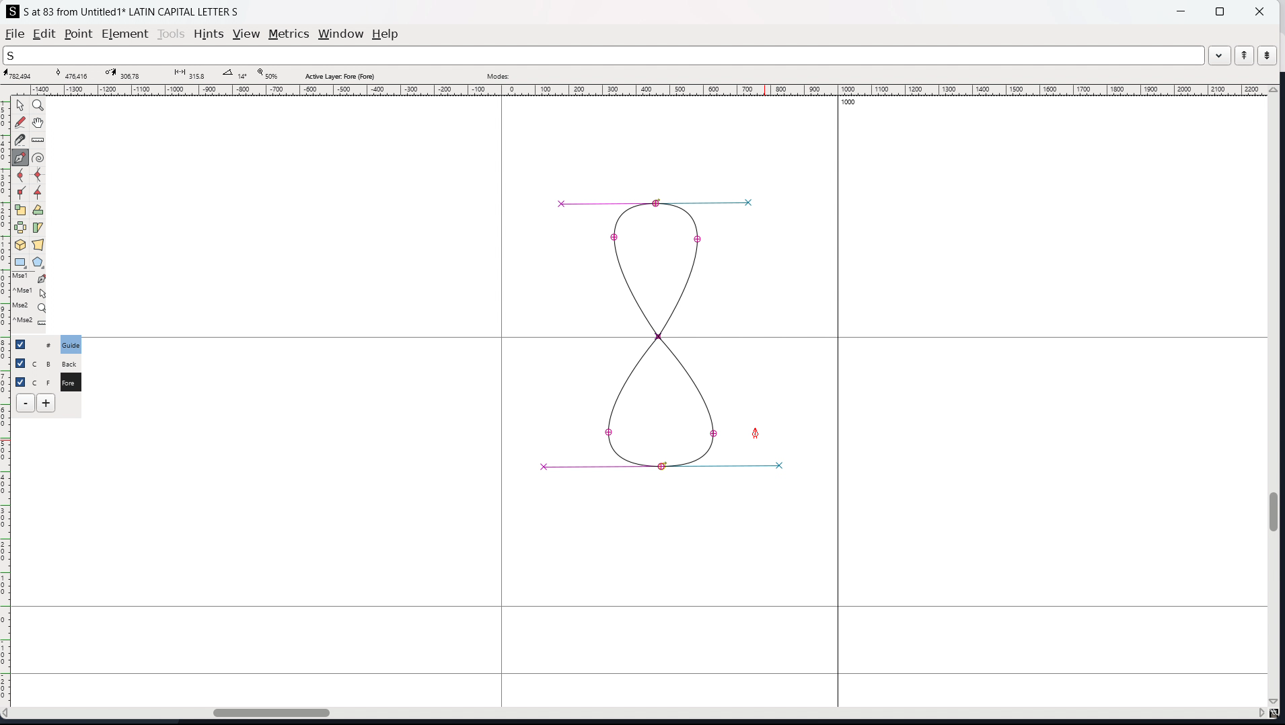 The image size is (1285, 725). What do you see at coordinates (235, 73) in the screenshot?
I see `angle between points` at bounding box center [235, 73].